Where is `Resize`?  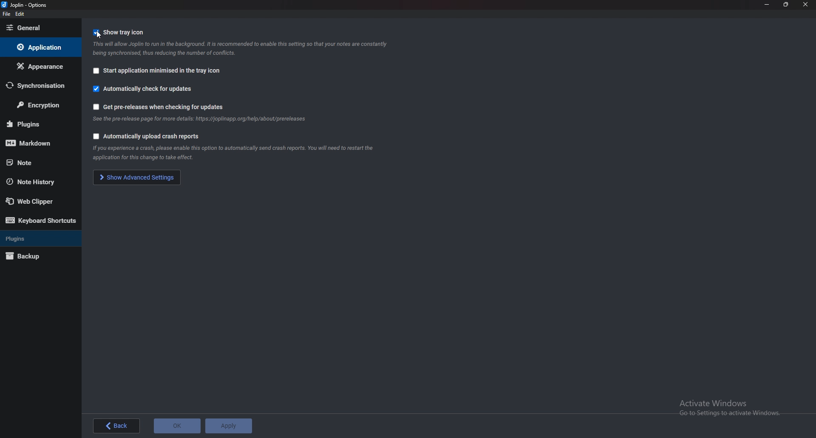 Resize is located at coordinates (785, 5).